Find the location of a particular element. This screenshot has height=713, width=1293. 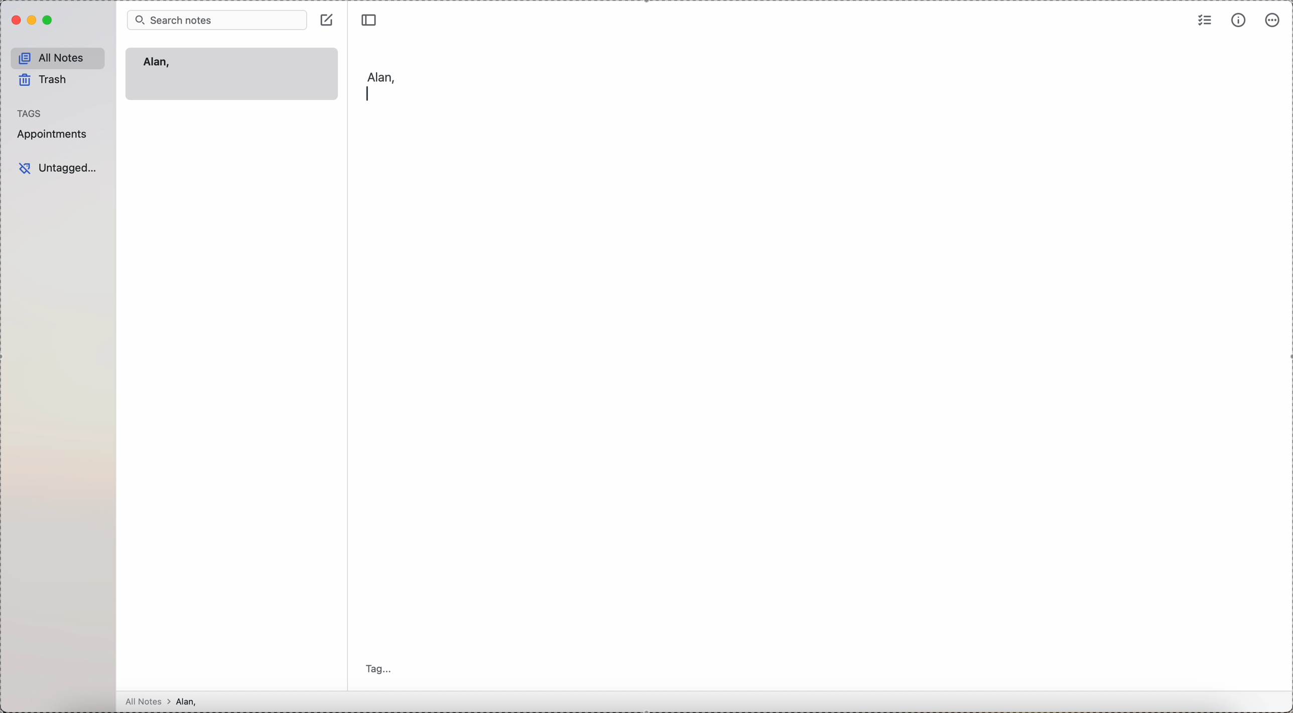

Alan, is located at coordinates (157, 63).